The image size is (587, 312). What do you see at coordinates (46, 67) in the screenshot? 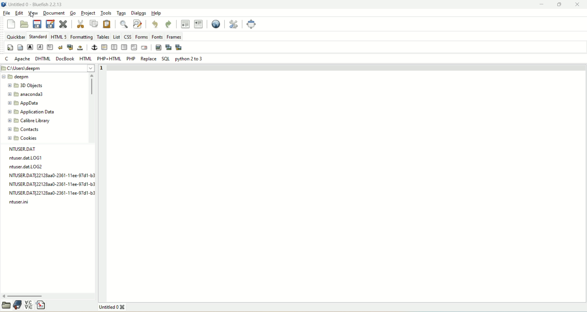
I see `location` at bounding box center [46, 67].